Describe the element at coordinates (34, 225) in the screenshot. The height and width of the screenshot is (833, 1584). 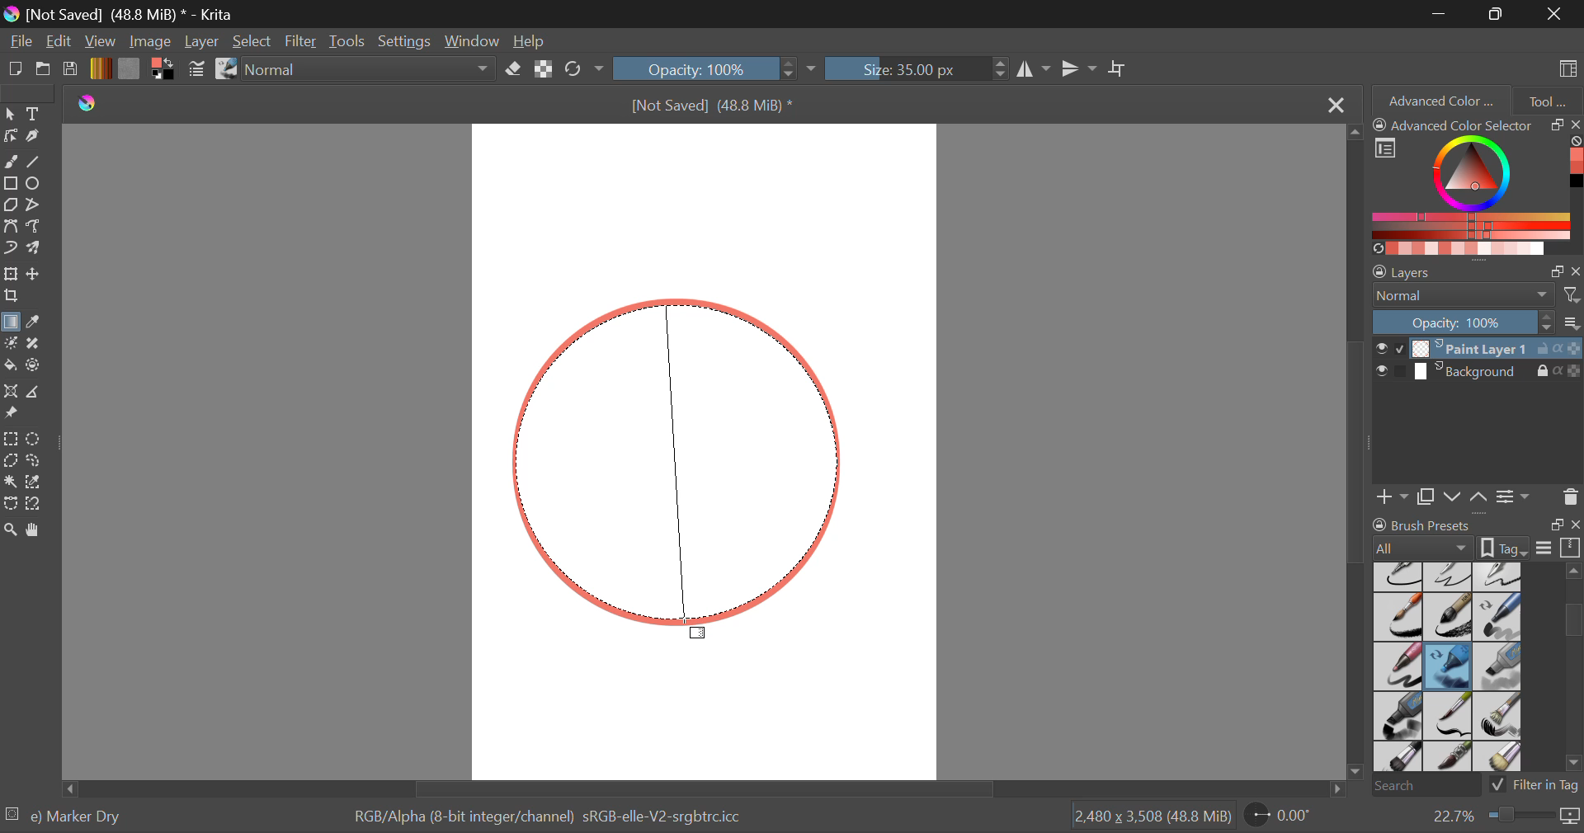
I see `Freehand Path Tool` at that location.